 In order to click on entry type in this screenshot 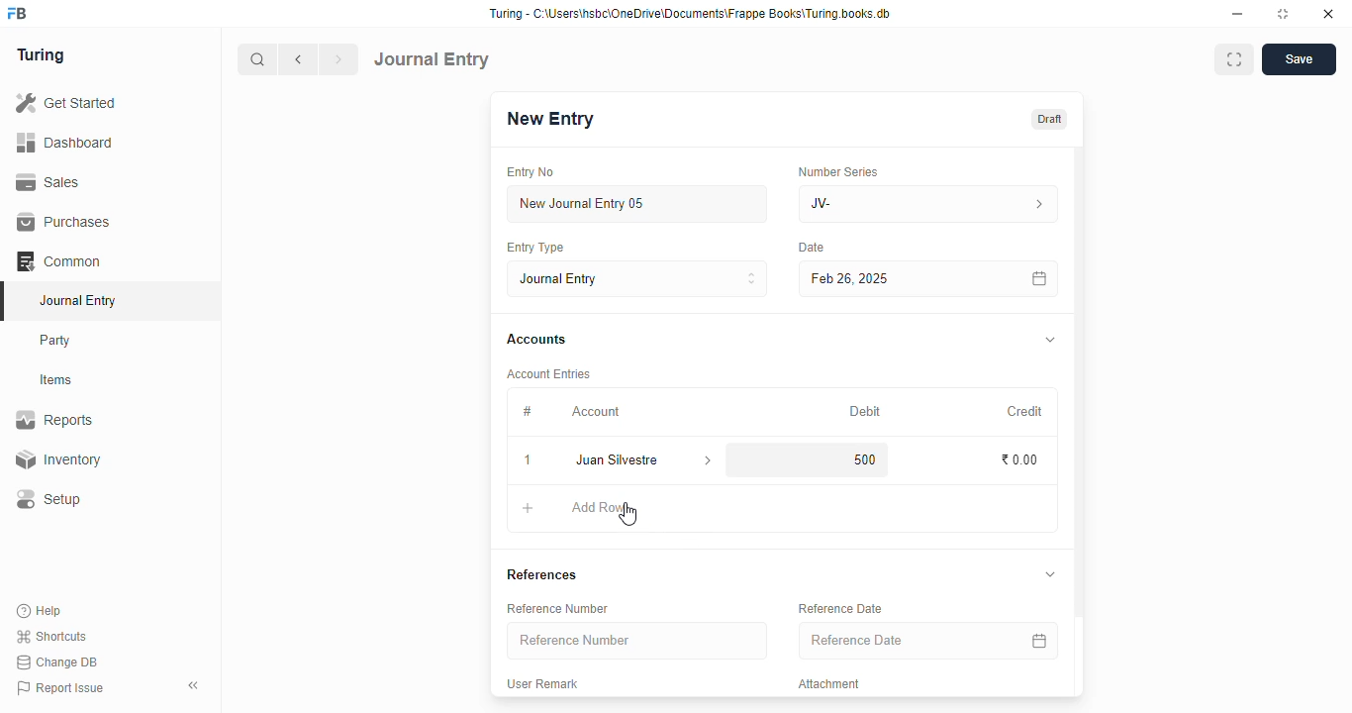, I will do `click(535, 248)`.